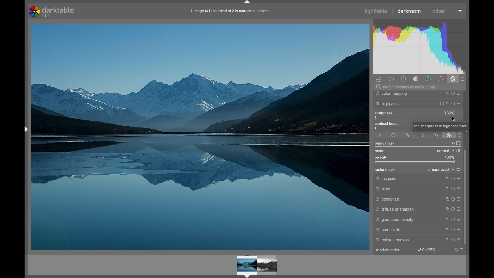 The height and width of the screenshot is (278, 494). Describe the element at coordinates (452, 144) in the screenshot. I see `switch off blend mask` at that location.